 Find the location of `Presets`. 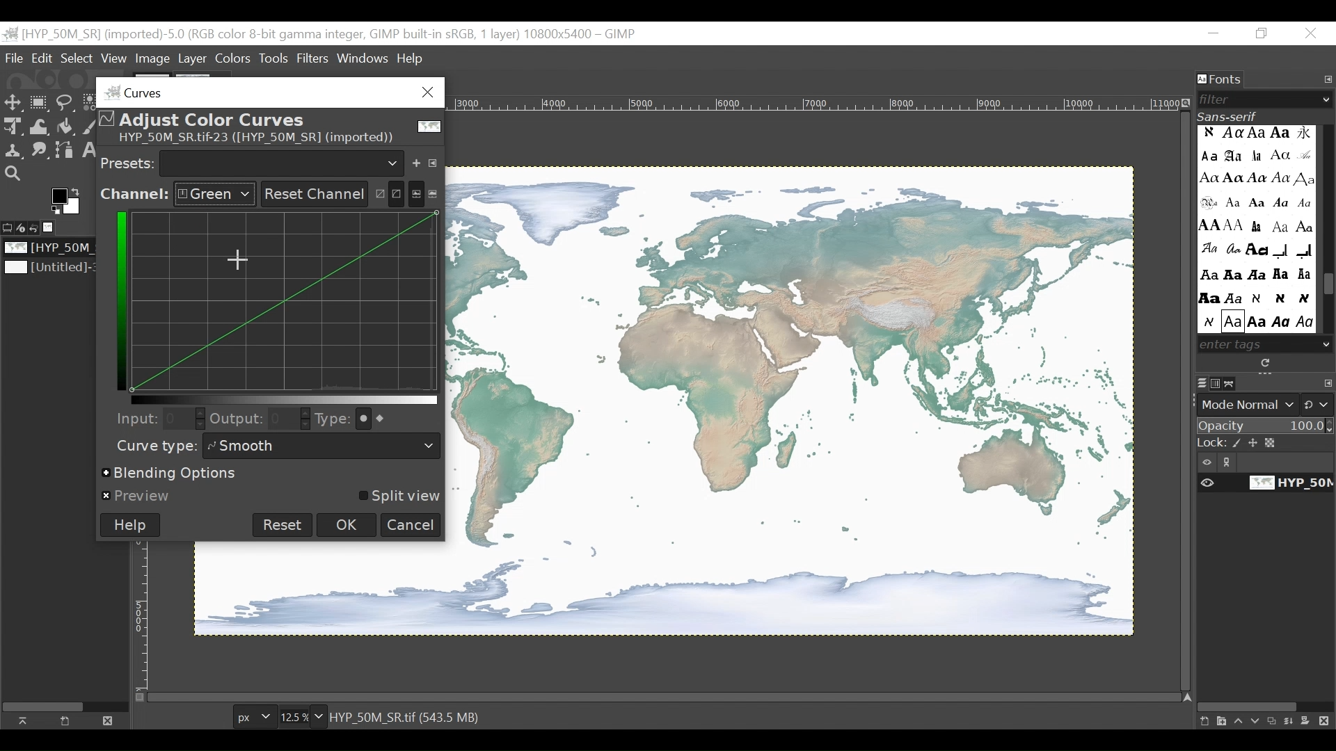

Presets is located at coordinates (128, 162).